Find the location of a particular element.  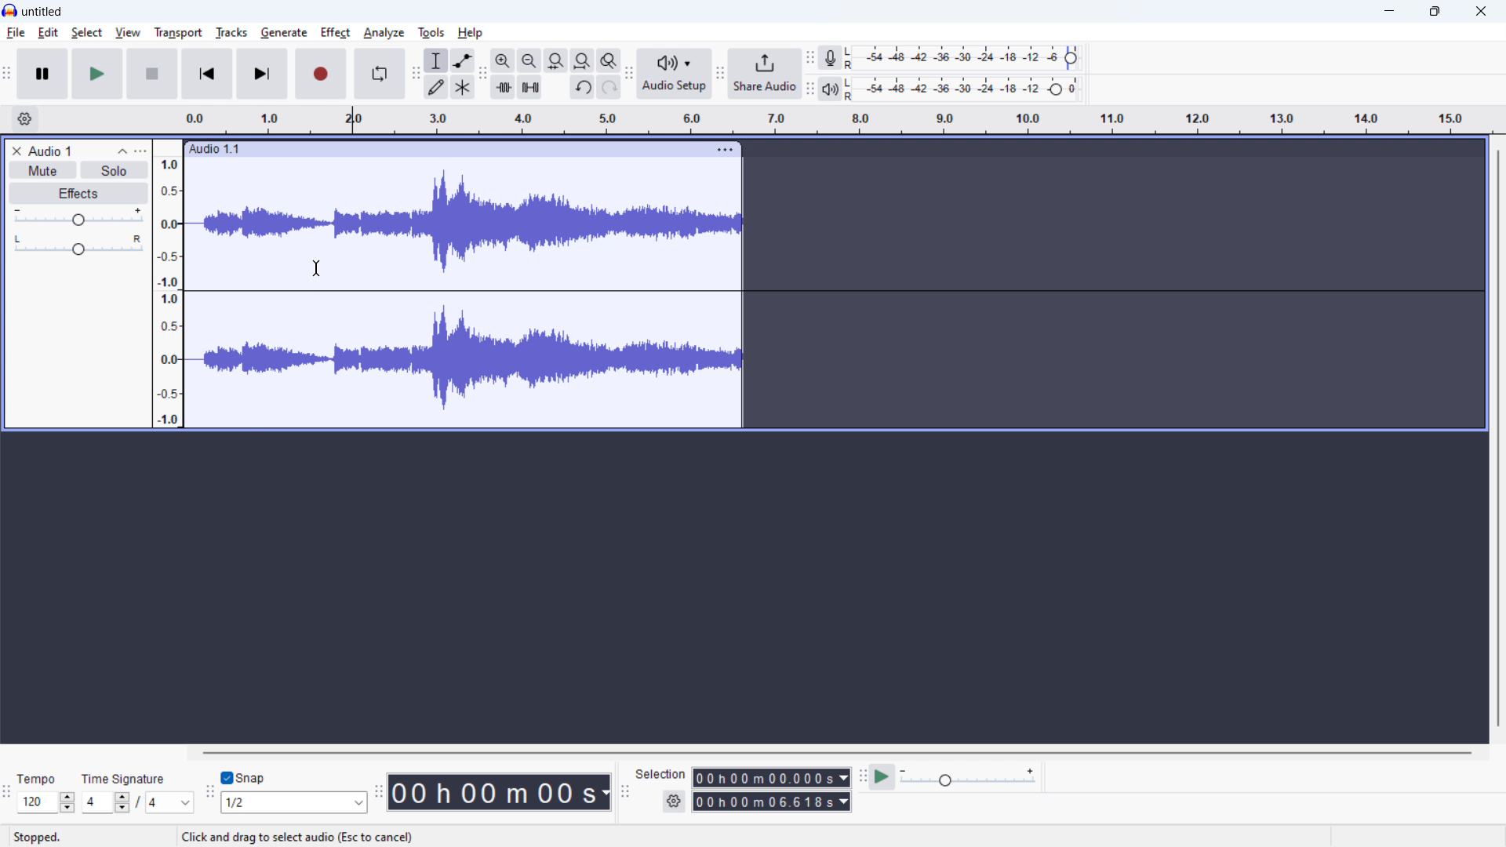

redo is located at coordinates (582, 86).